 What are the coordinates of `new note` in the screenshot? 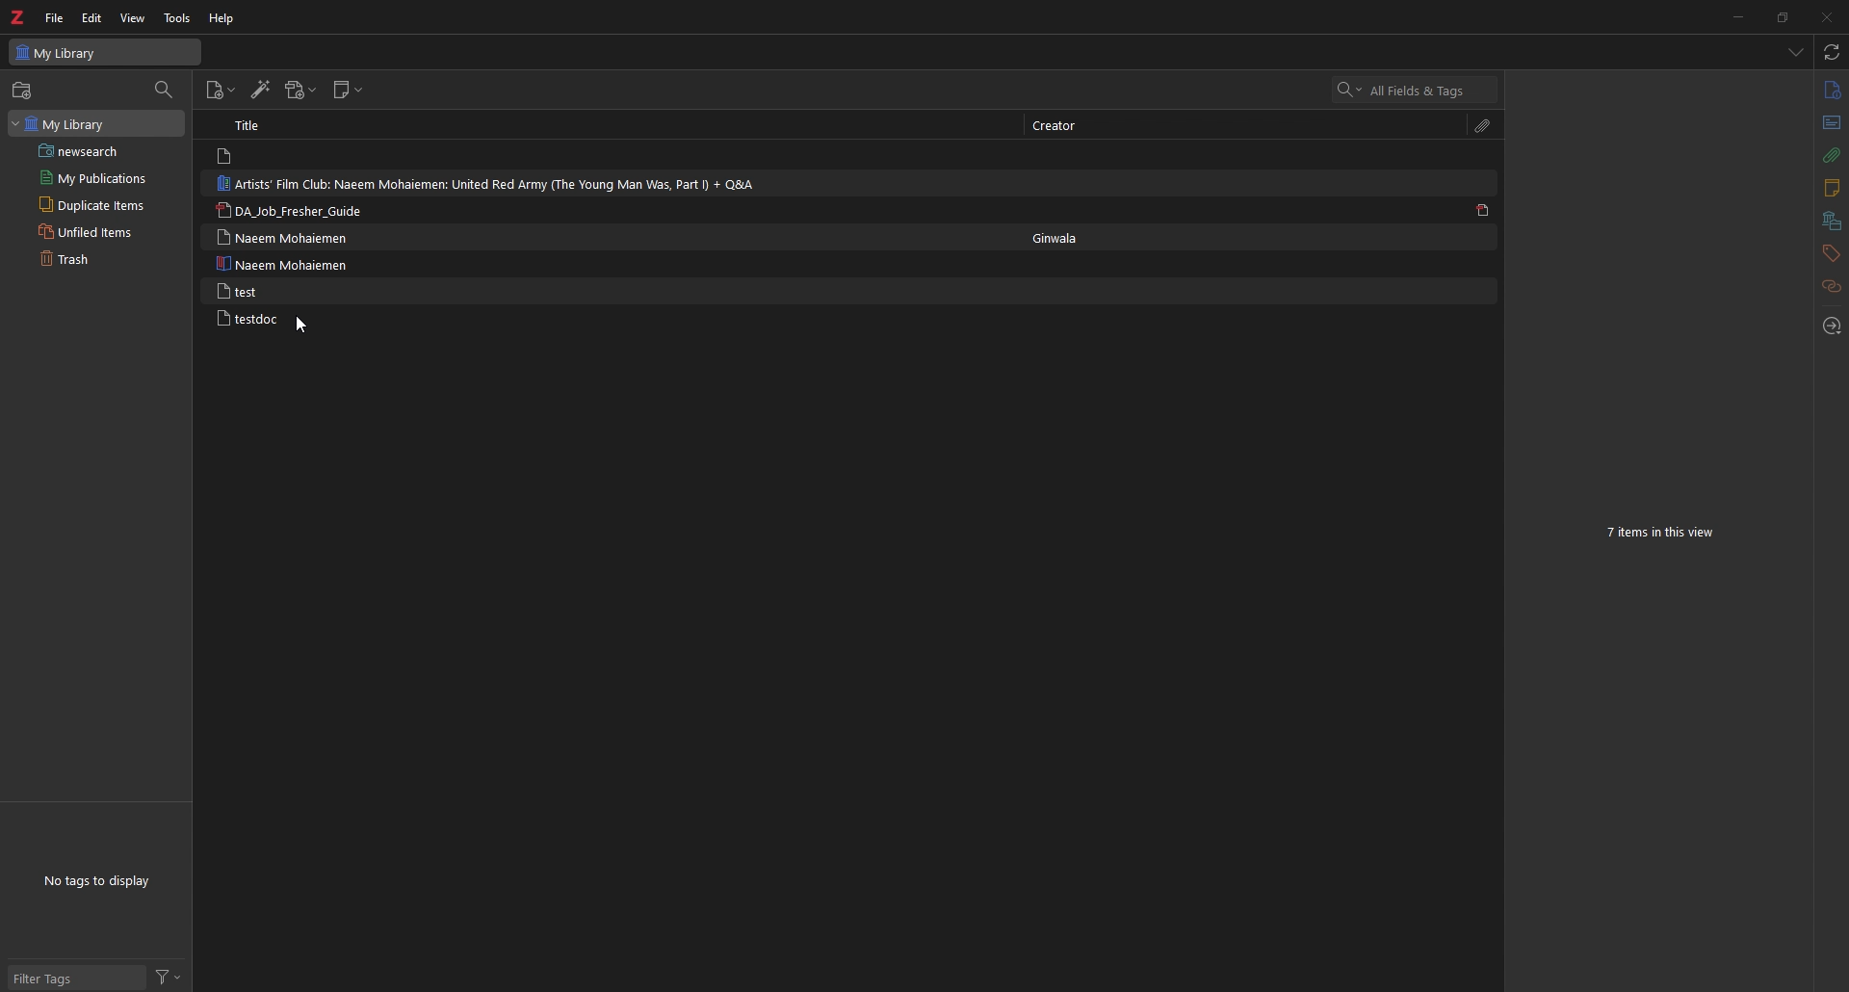 It's located at (348, 90).